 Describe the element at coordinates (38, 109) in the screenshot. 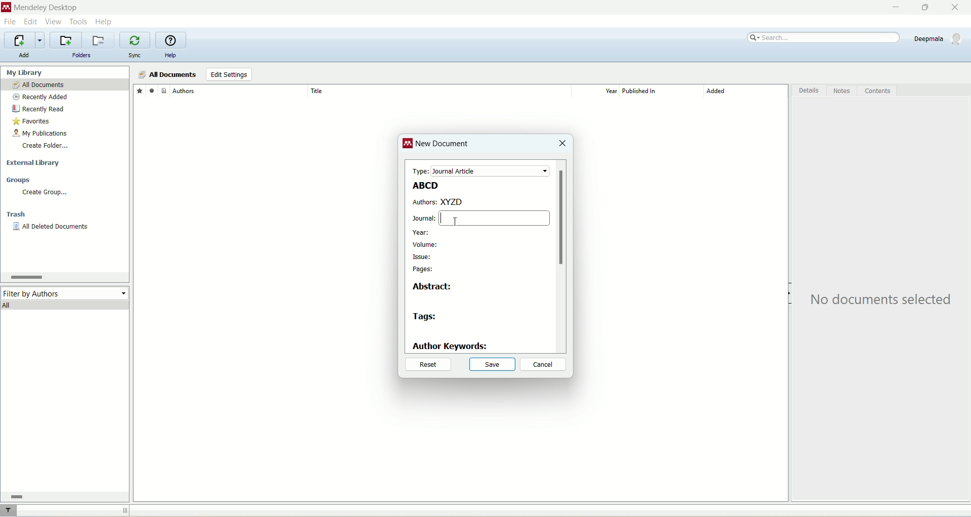

I see `recently read` at that location.